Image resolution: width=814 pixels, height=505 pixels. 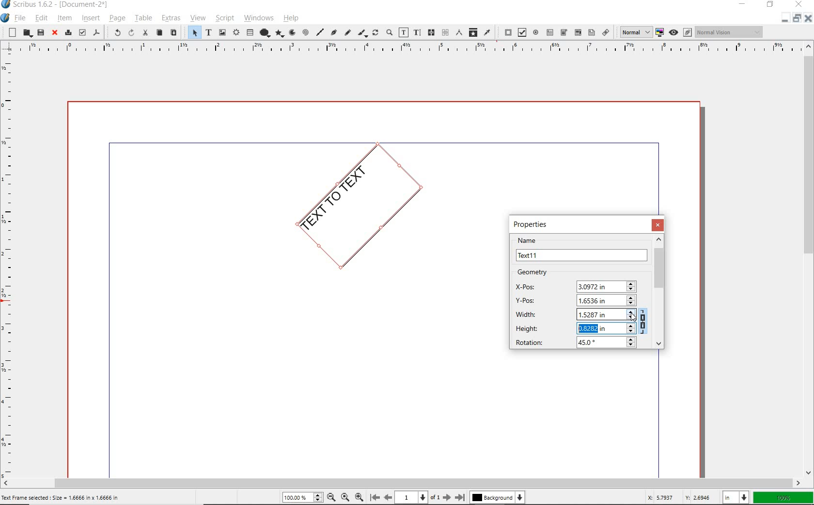 What do you see at coordinates (644, 320) in the screenshot?
I see `KEEP THE ASPECT RATIO` at bounding box center [644, 320].